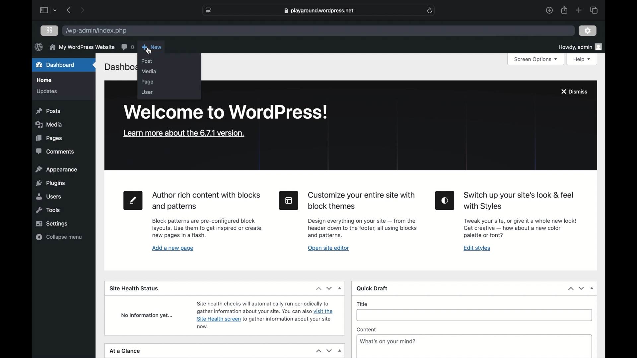 The height and width of the screenshot is (358, 637). I want to click on plugins, so click(50, 183).